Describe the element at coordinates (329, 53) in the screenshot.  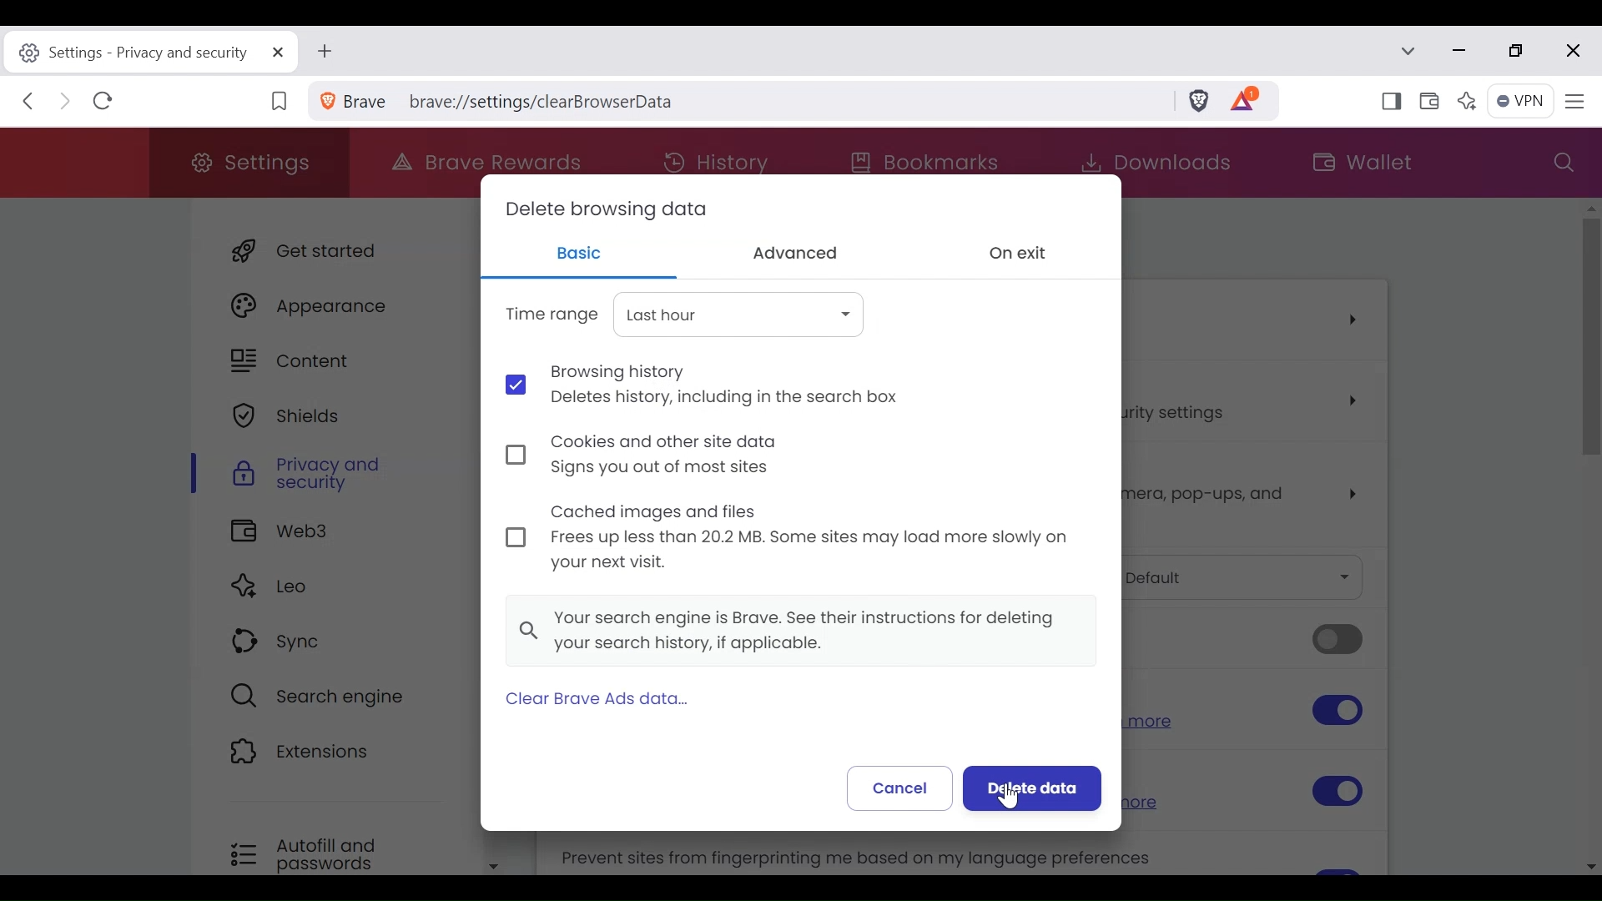
I see `New Tab` at that location.